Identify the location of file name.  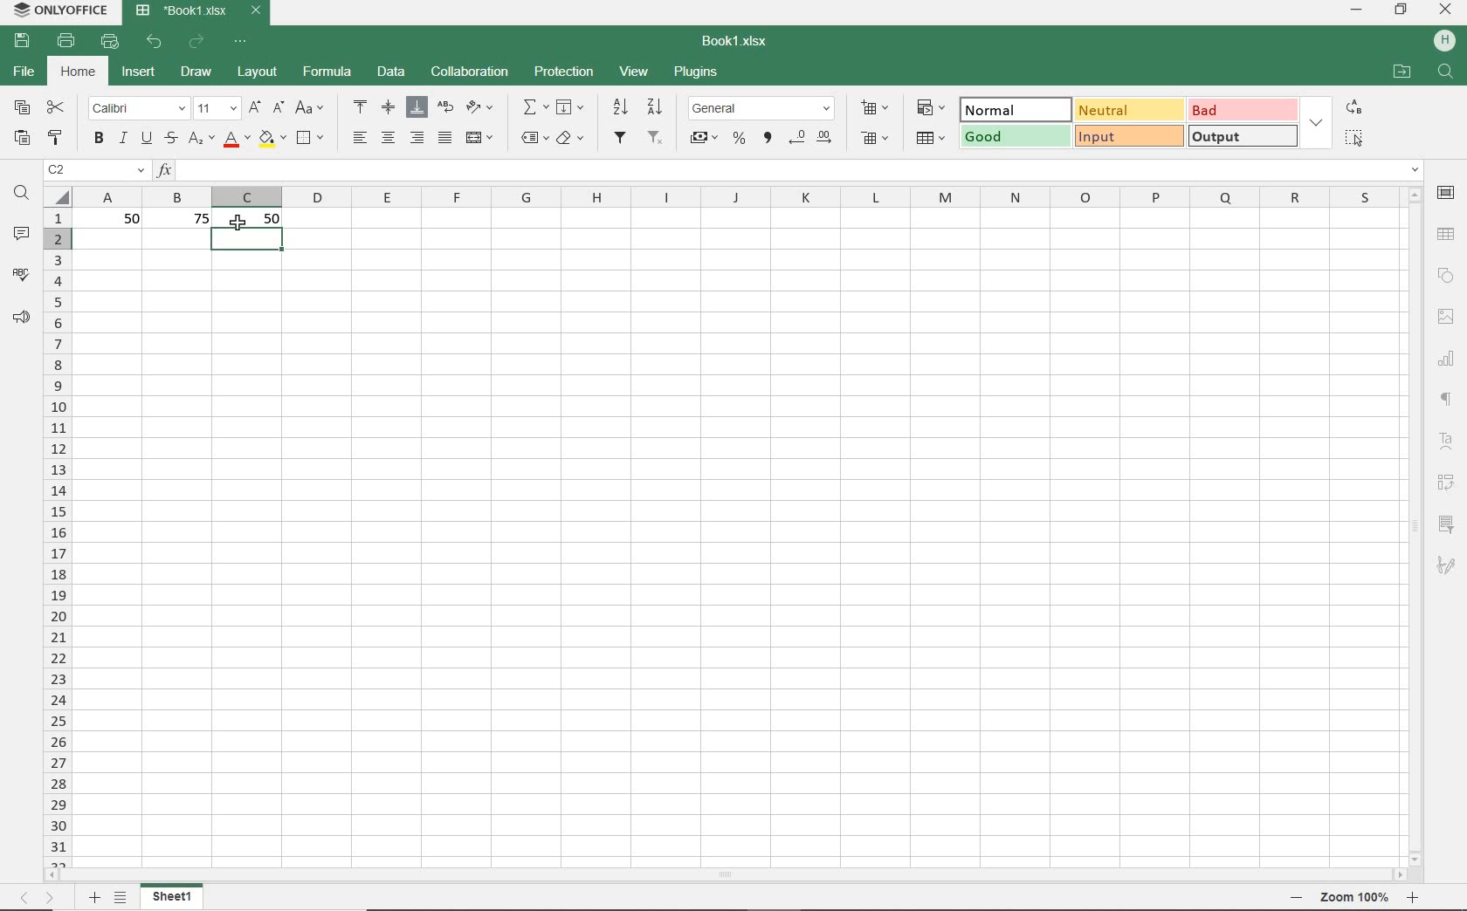
(733, 39).